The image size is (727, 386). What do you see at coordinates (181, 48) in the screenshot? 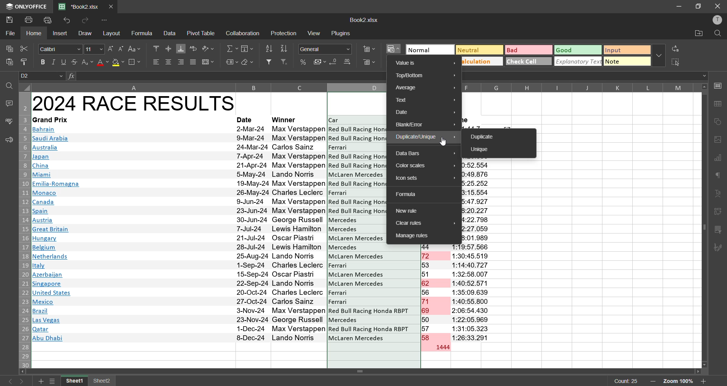
I see `align bottom` at bounding box center [181, 48].